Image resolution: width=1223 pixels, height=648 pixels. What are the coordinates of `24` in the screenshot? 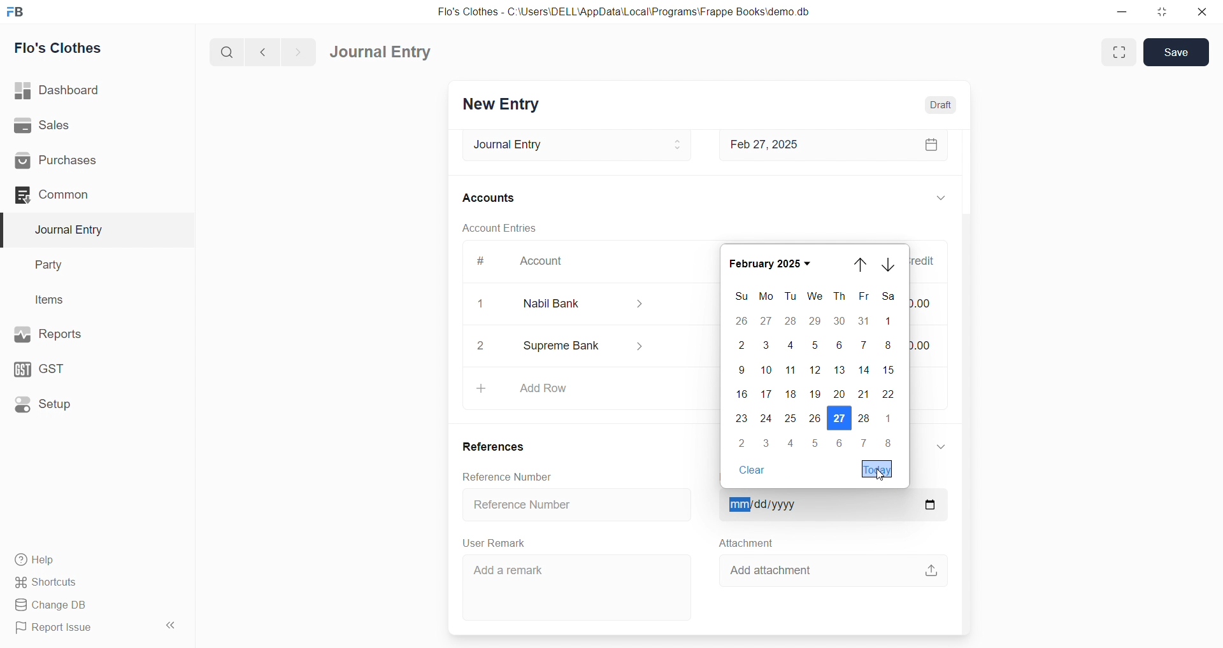 It's located at (768, 420).